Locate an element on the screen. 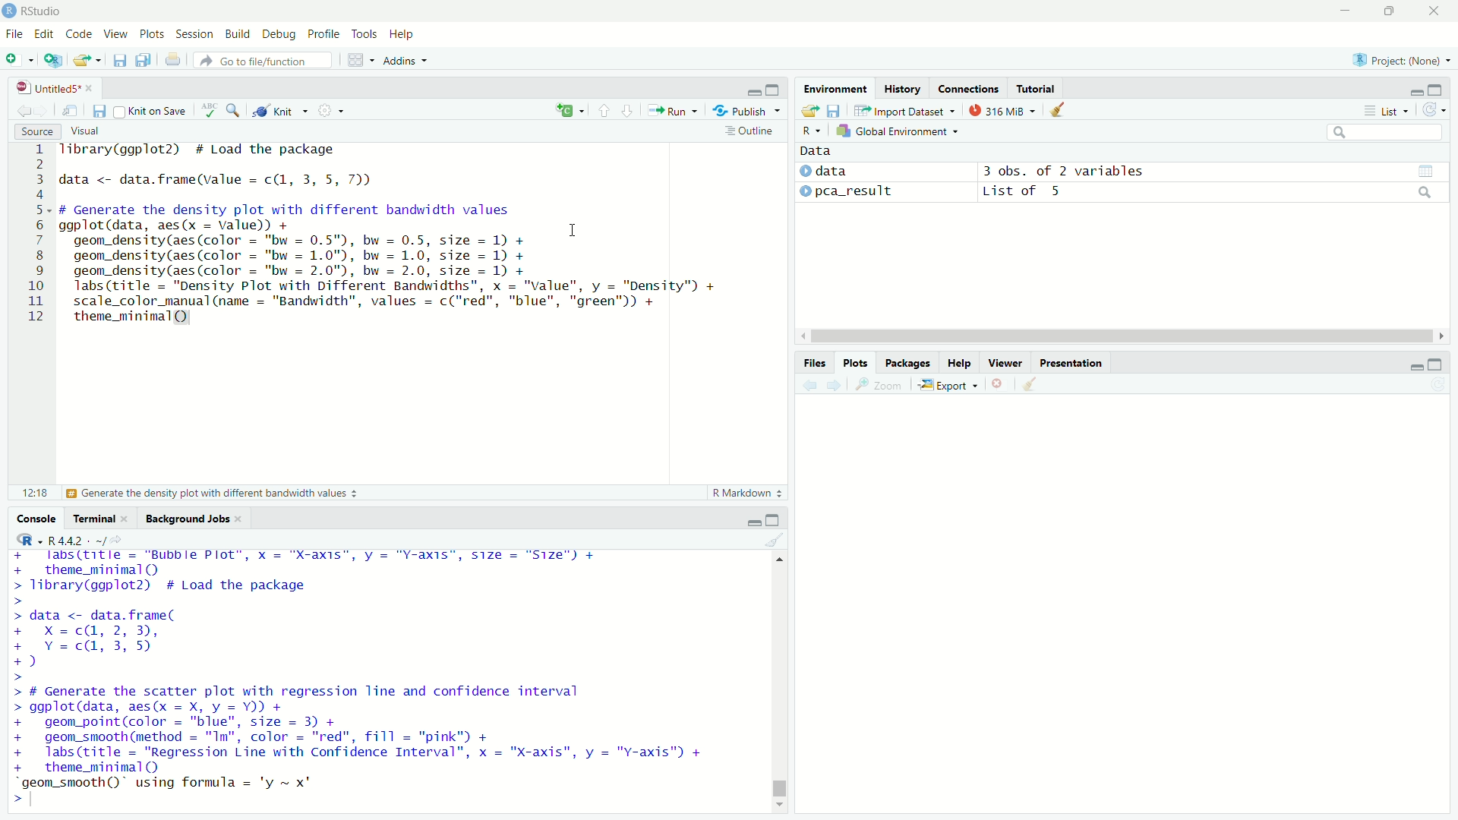 The height and width of the screenshot is (820, 1458). Save all open documents is located at coordinates (144, 60).